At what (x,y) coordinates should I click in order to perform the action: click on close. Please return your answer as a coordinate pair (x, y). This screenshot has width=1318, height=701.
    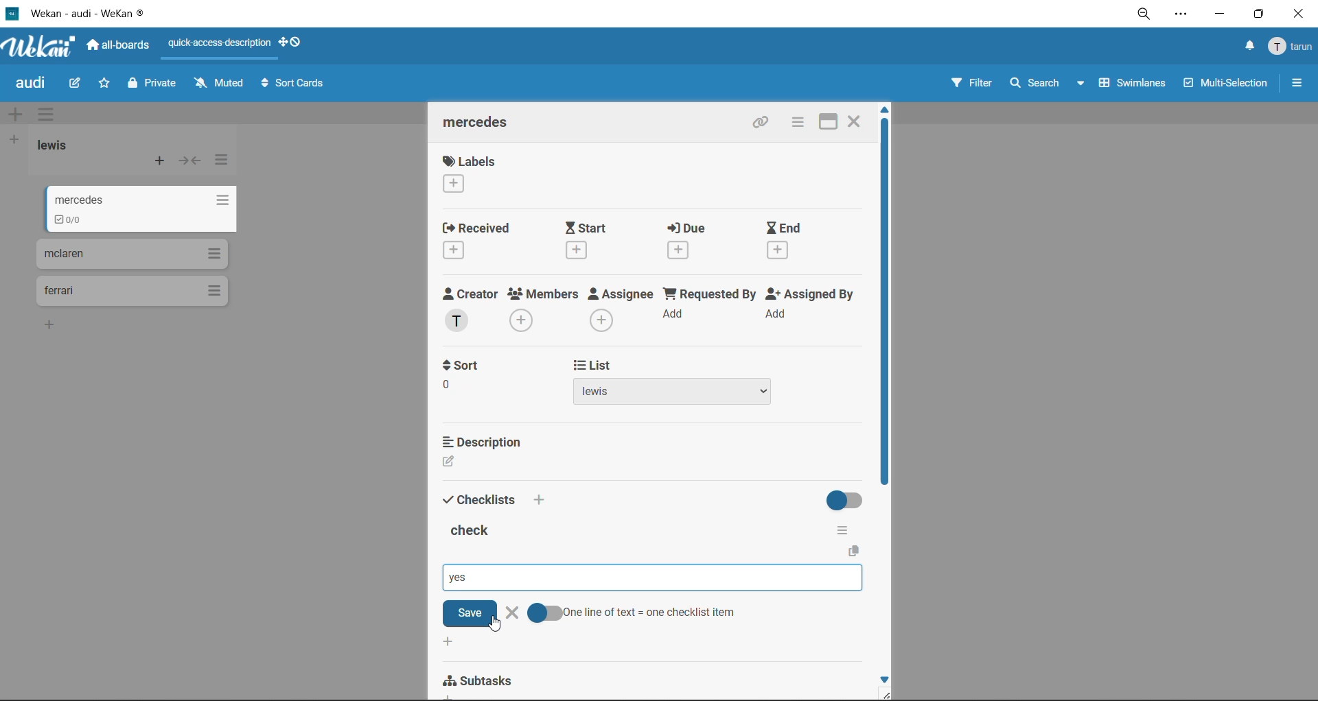
    Looking at the image, I should click on (1297, 14).